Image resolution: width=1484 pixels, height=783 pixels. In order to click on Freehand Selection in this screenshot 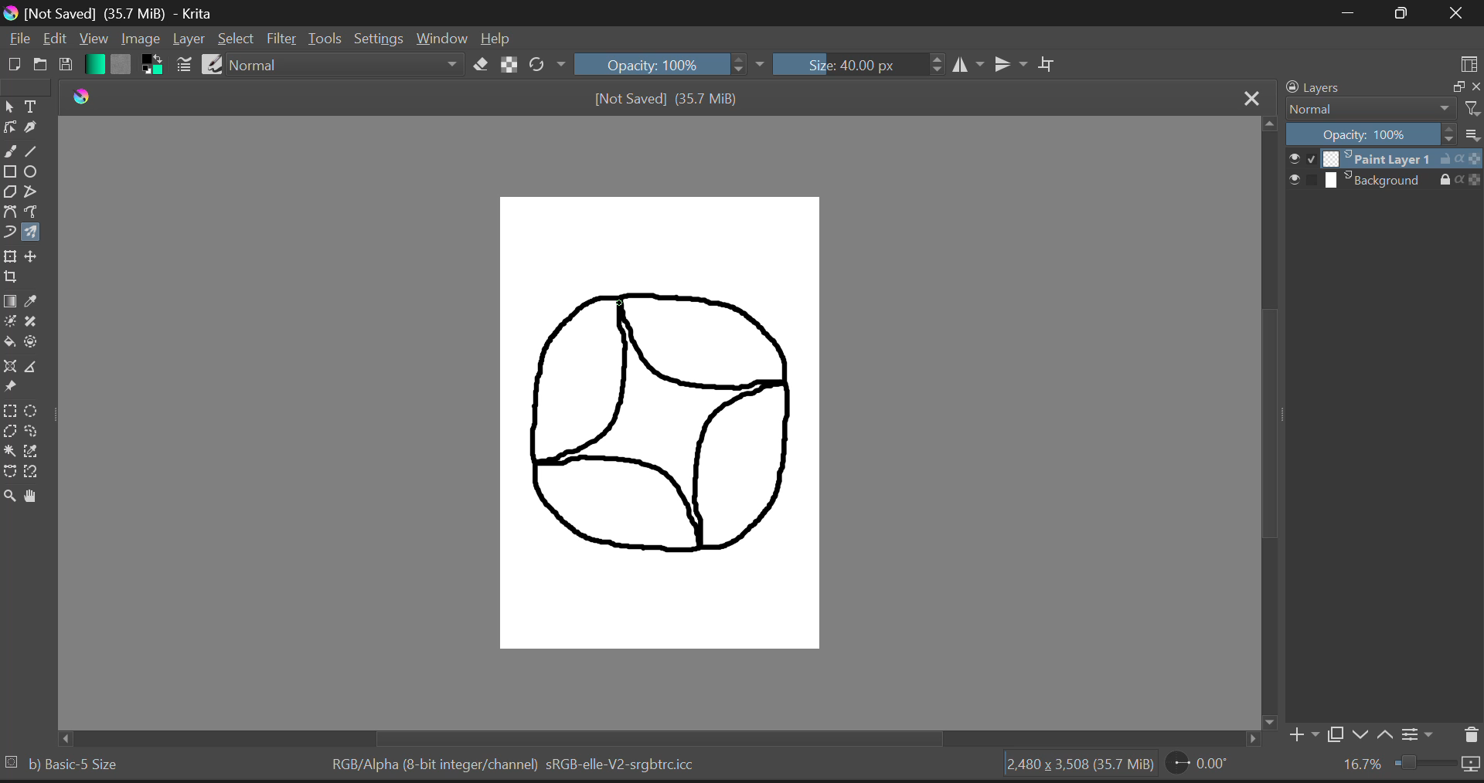, I will do `click(37, 432)`.